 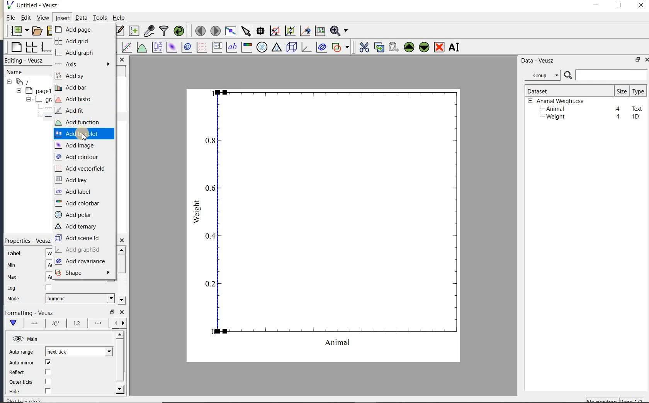 What do you see at coordinates (45, 108) in the screenshot?
I see `axis` at bounding box center [45, 108].